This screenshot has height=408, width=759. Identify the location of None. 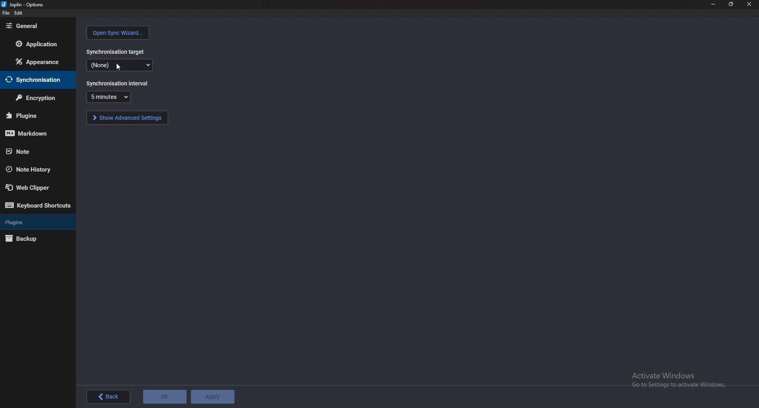
(119, 65).